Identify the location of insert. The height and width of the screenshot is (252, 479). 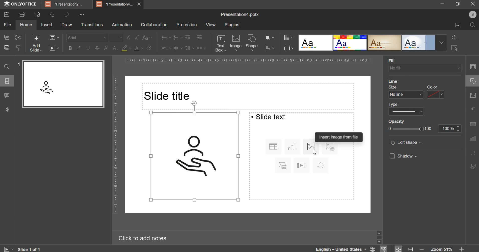
(47, 25).